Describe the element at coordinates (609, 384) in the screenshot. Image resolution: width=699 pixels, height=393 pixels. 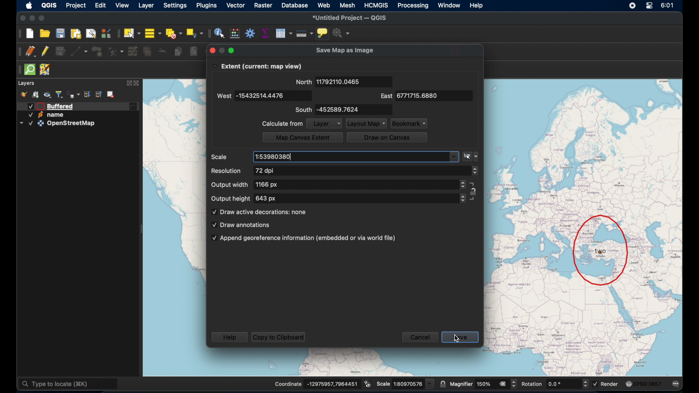
I see `render` at that location.